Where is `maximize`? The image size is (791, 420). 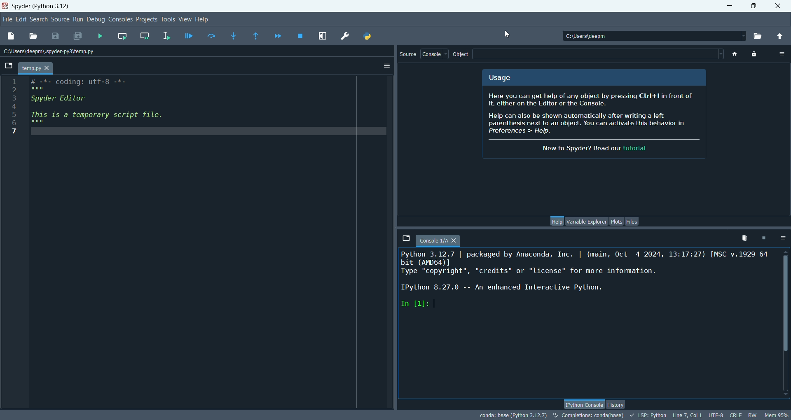 maximize is located at coordinates (754, 5).